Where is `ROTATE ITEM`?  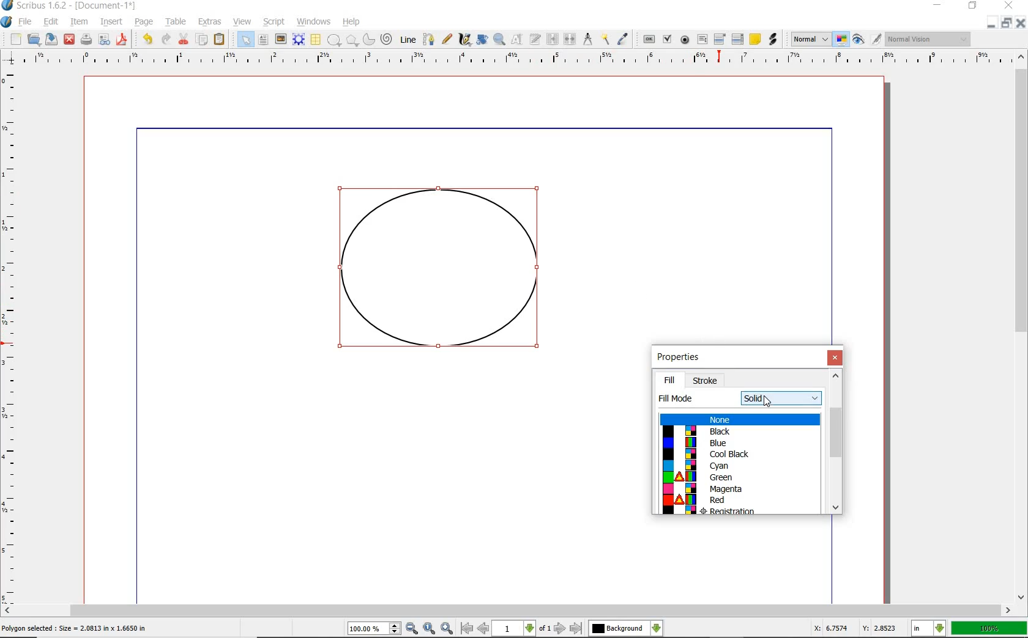 ROTATE ITEM is located at coordinates (481, 38).